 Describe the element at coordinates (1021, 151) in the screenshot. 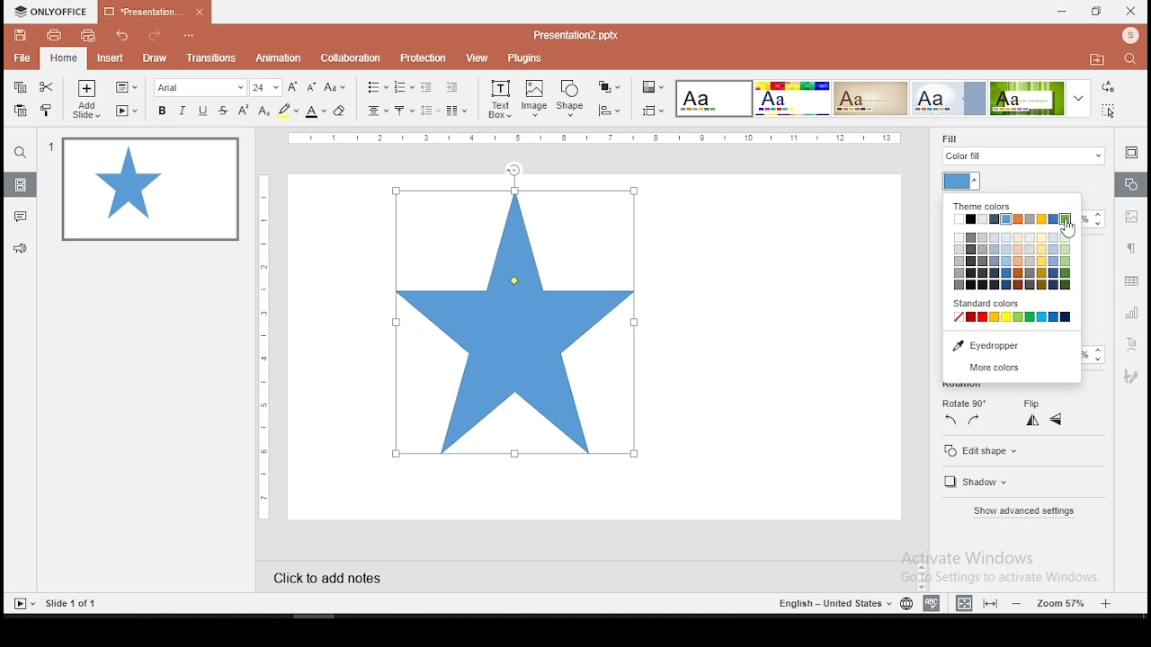

I see `fill` at that location.